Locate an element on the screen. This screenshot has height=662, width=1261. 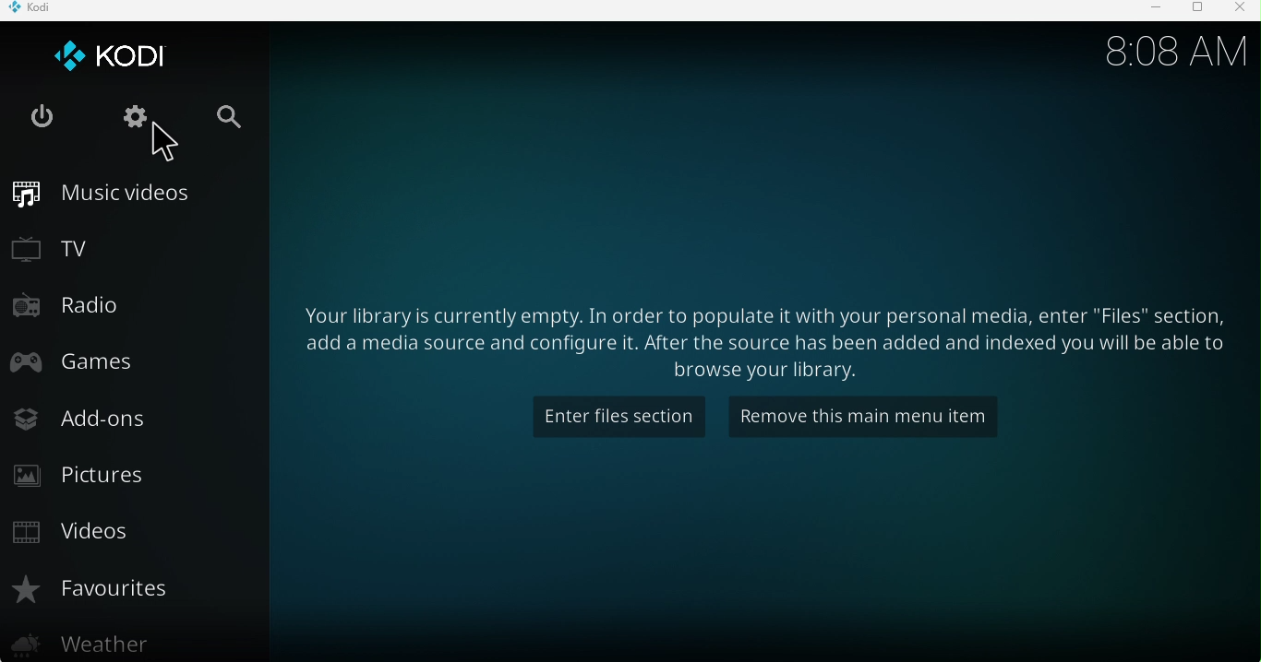
Your library is currently empty. In order to populate it with your personal media, enter "Files" section, add a media source and configure it. After the source has been added and indexed you will be able yo browse your library. is located at coordinates (753, 337).